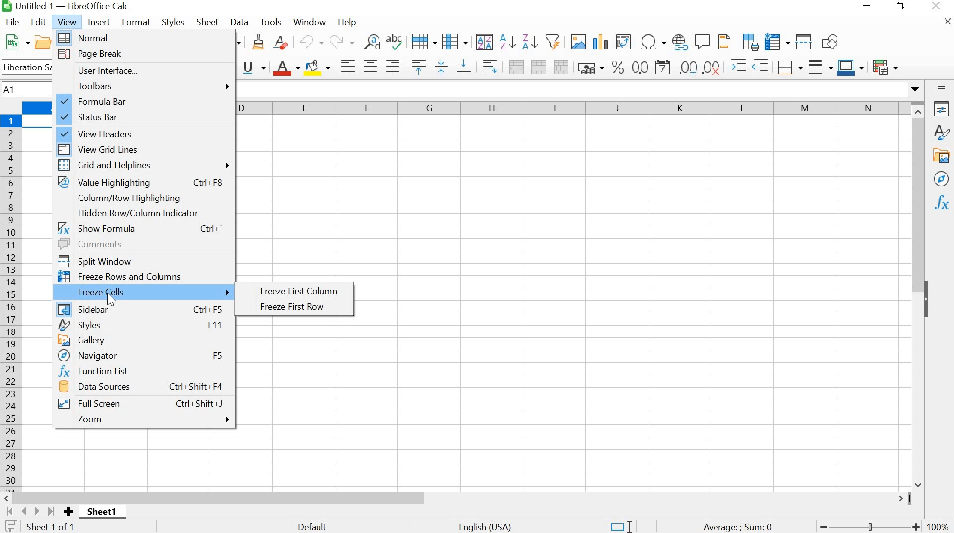 This screenshot has height=533, width=954. What do you see at coordinates (143, 183) in the screenshot?
I see `VALUE HIGHLIGHTING` at bounding box center [143, 183].